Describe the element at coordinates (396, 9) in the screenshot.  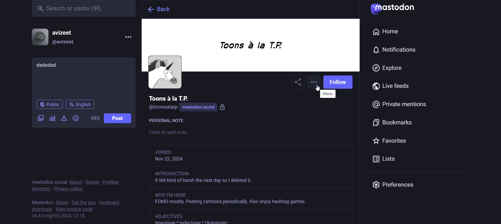
I see `logo` at that location.